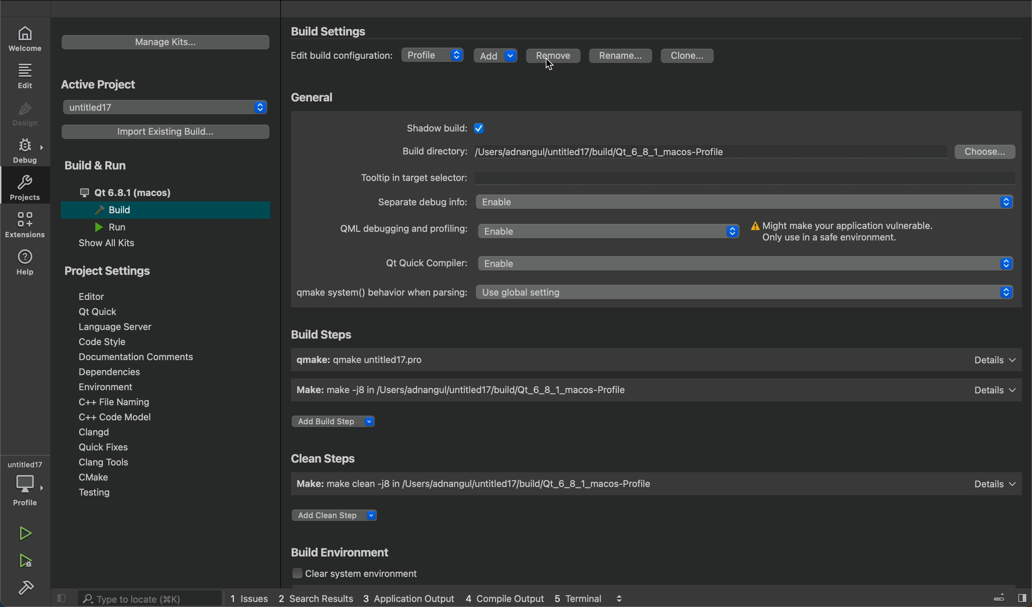 Image resolution: width=1032 pixels, height=607 pixels. What do you see at coordinates (103, 462) in the screenshot?
I see `clang tools` at bounding box center [103, 462].